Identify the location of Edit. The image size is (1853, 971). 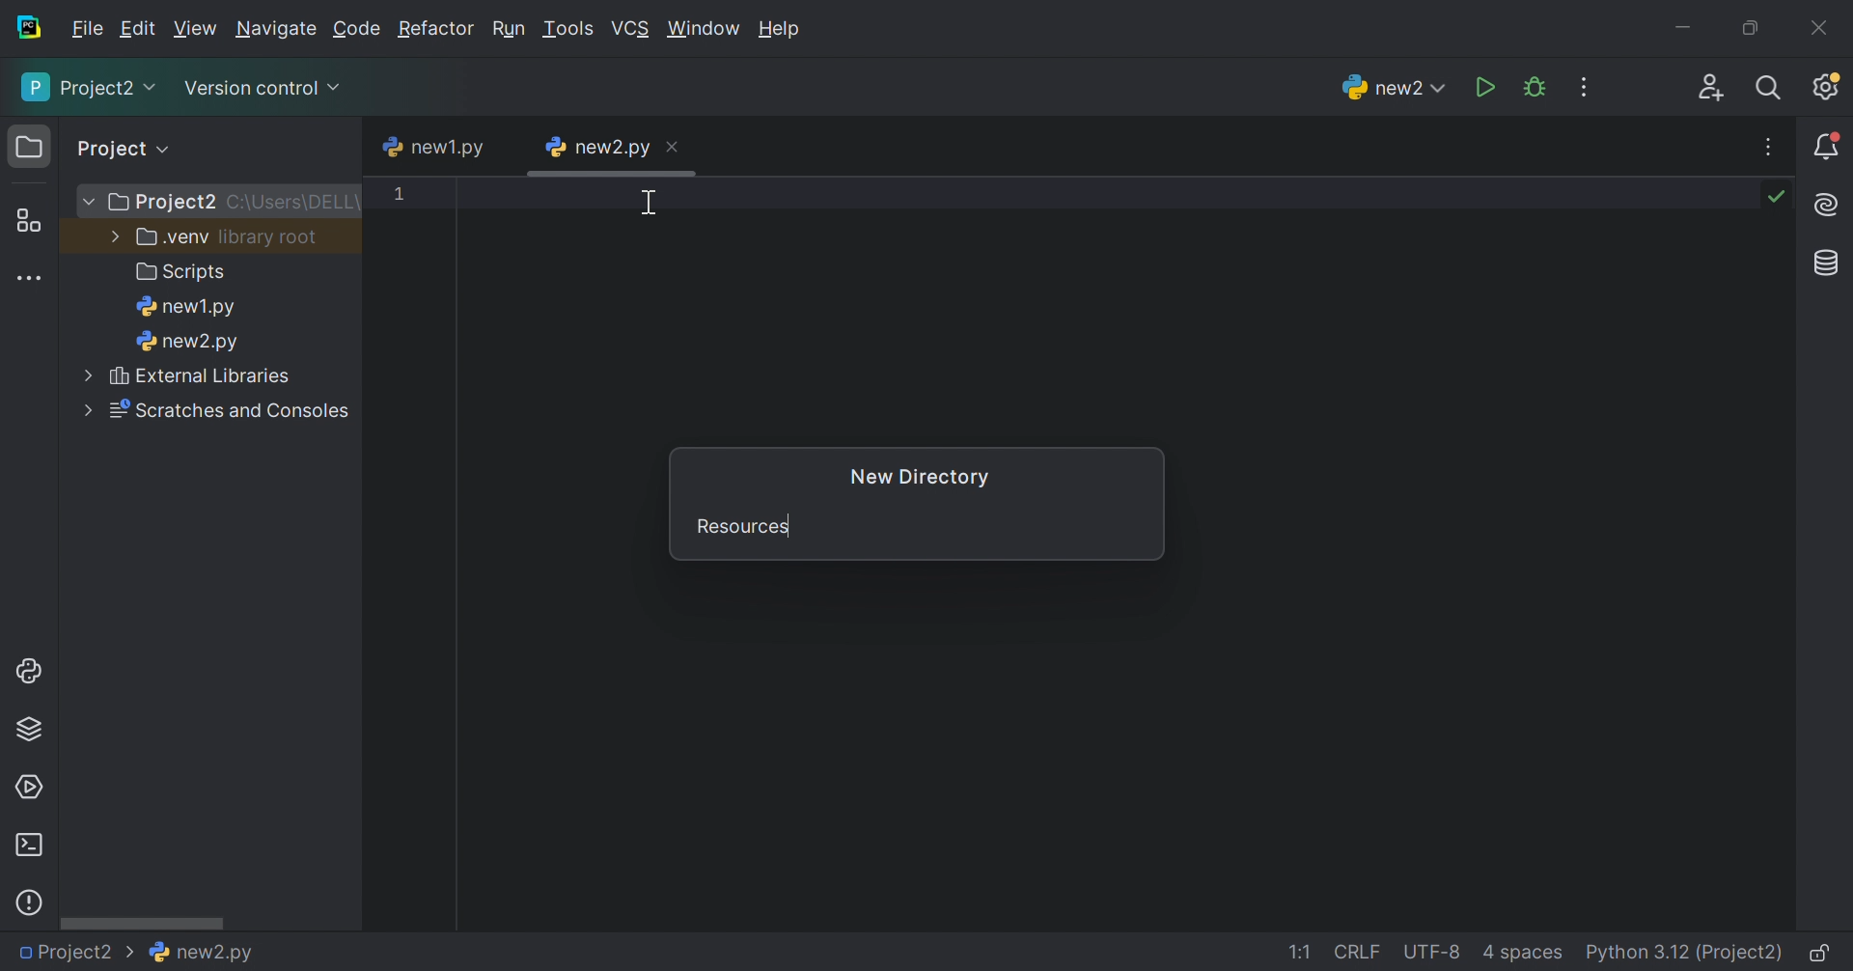
(138, 28).